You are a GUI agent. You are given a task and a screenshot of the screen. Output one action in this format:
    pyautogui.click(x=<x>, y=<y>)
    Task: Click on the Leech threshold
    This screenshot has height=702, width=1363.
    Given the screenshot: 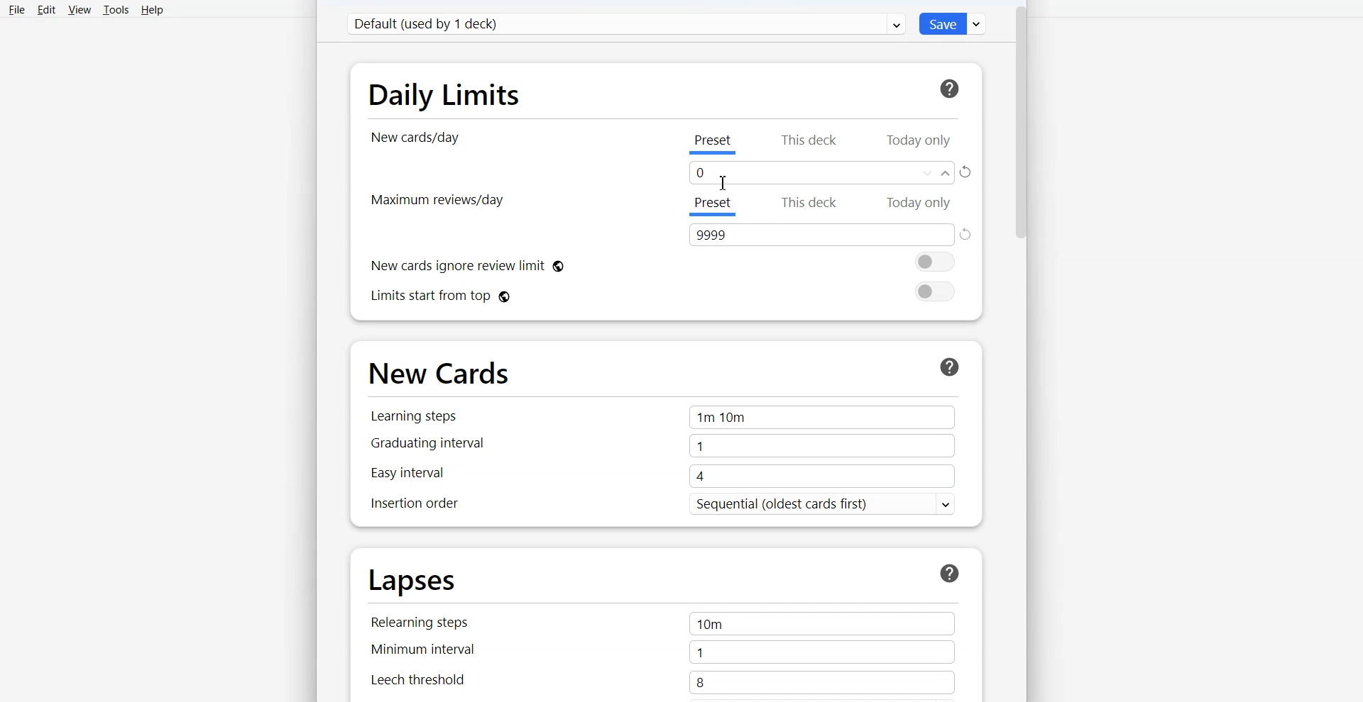 What is the action you would take?
    pyautogui.click(x=427, y=681)
    